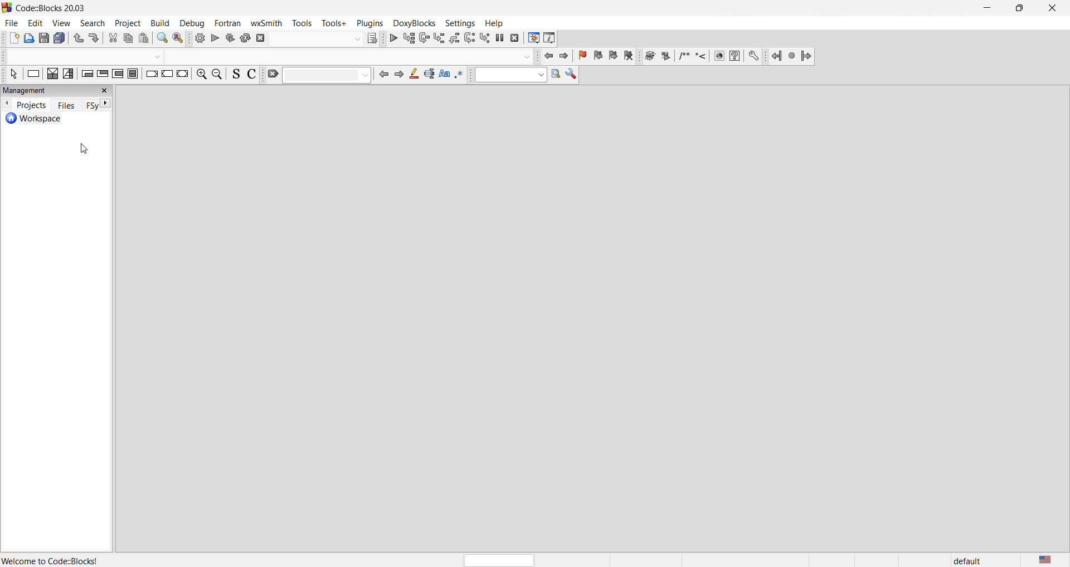 The height and width of the screenshot is (567, 1070). Describe the element at coordinates (110, 103) in the screenshot. I see `next` at that location.